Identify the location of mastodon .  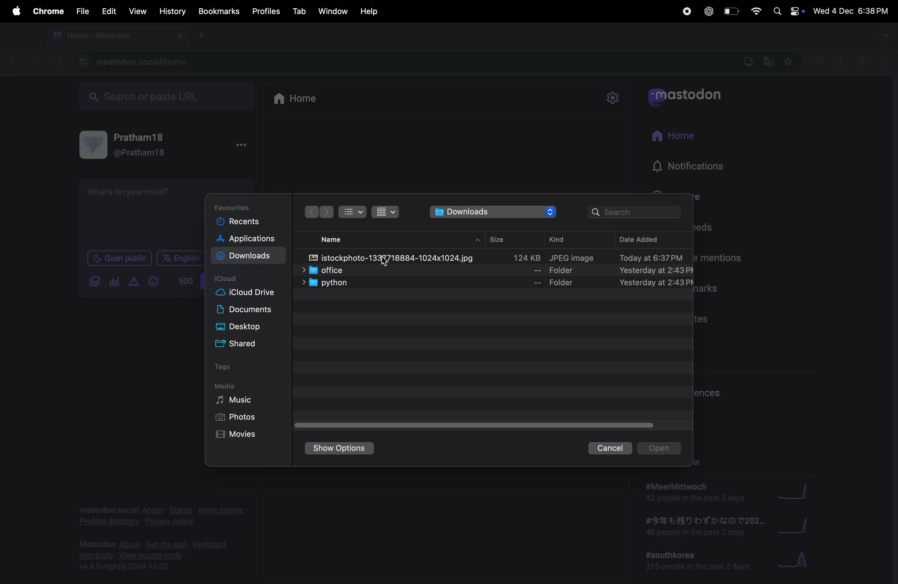
(691, 95).